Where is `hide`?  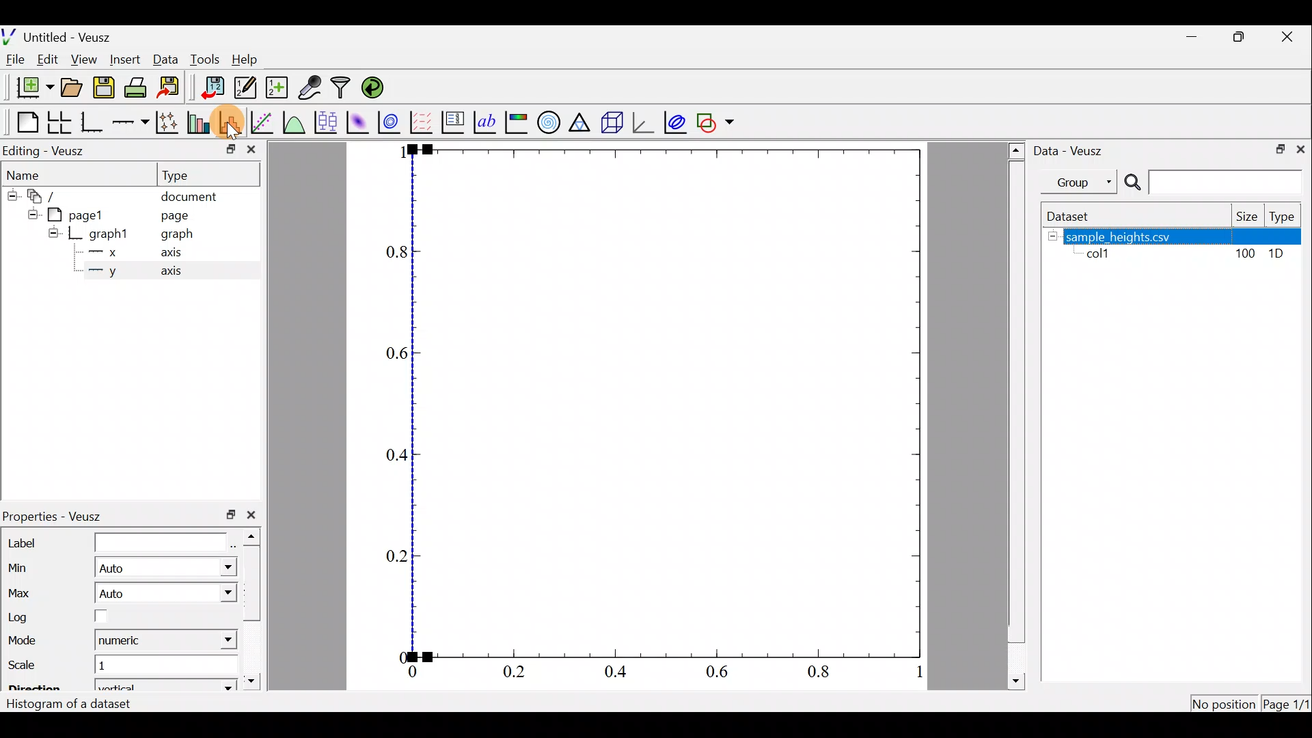
hide is located at coordinates (10, 197).